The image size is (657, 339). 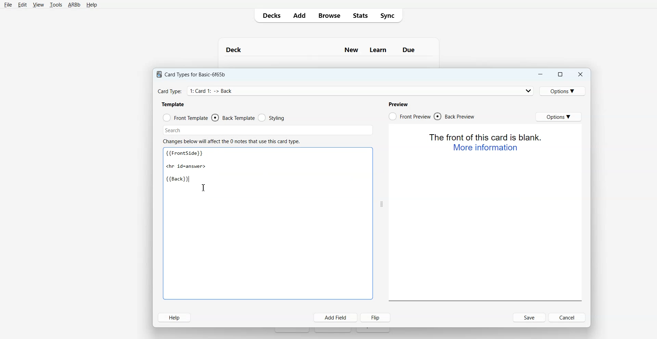 What do you see at coordinates (529, 317) in the screenshot?
I see `Save` at bounding box center [529, 317].